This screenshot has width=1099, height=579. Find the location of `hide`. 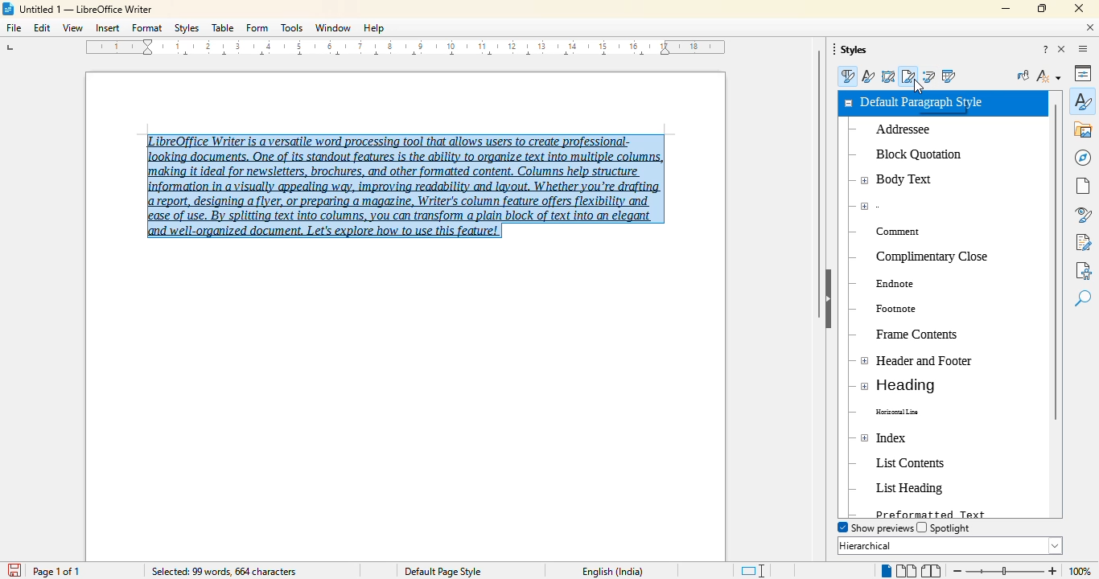

hide is located at coordinates (829, 298).